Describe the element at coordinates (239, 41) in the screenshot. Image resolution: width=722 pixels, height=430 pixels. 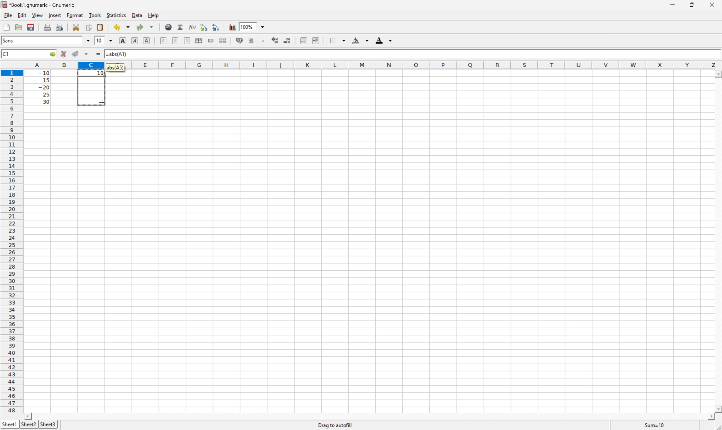
I see `Format the selection as accounting` at that location.